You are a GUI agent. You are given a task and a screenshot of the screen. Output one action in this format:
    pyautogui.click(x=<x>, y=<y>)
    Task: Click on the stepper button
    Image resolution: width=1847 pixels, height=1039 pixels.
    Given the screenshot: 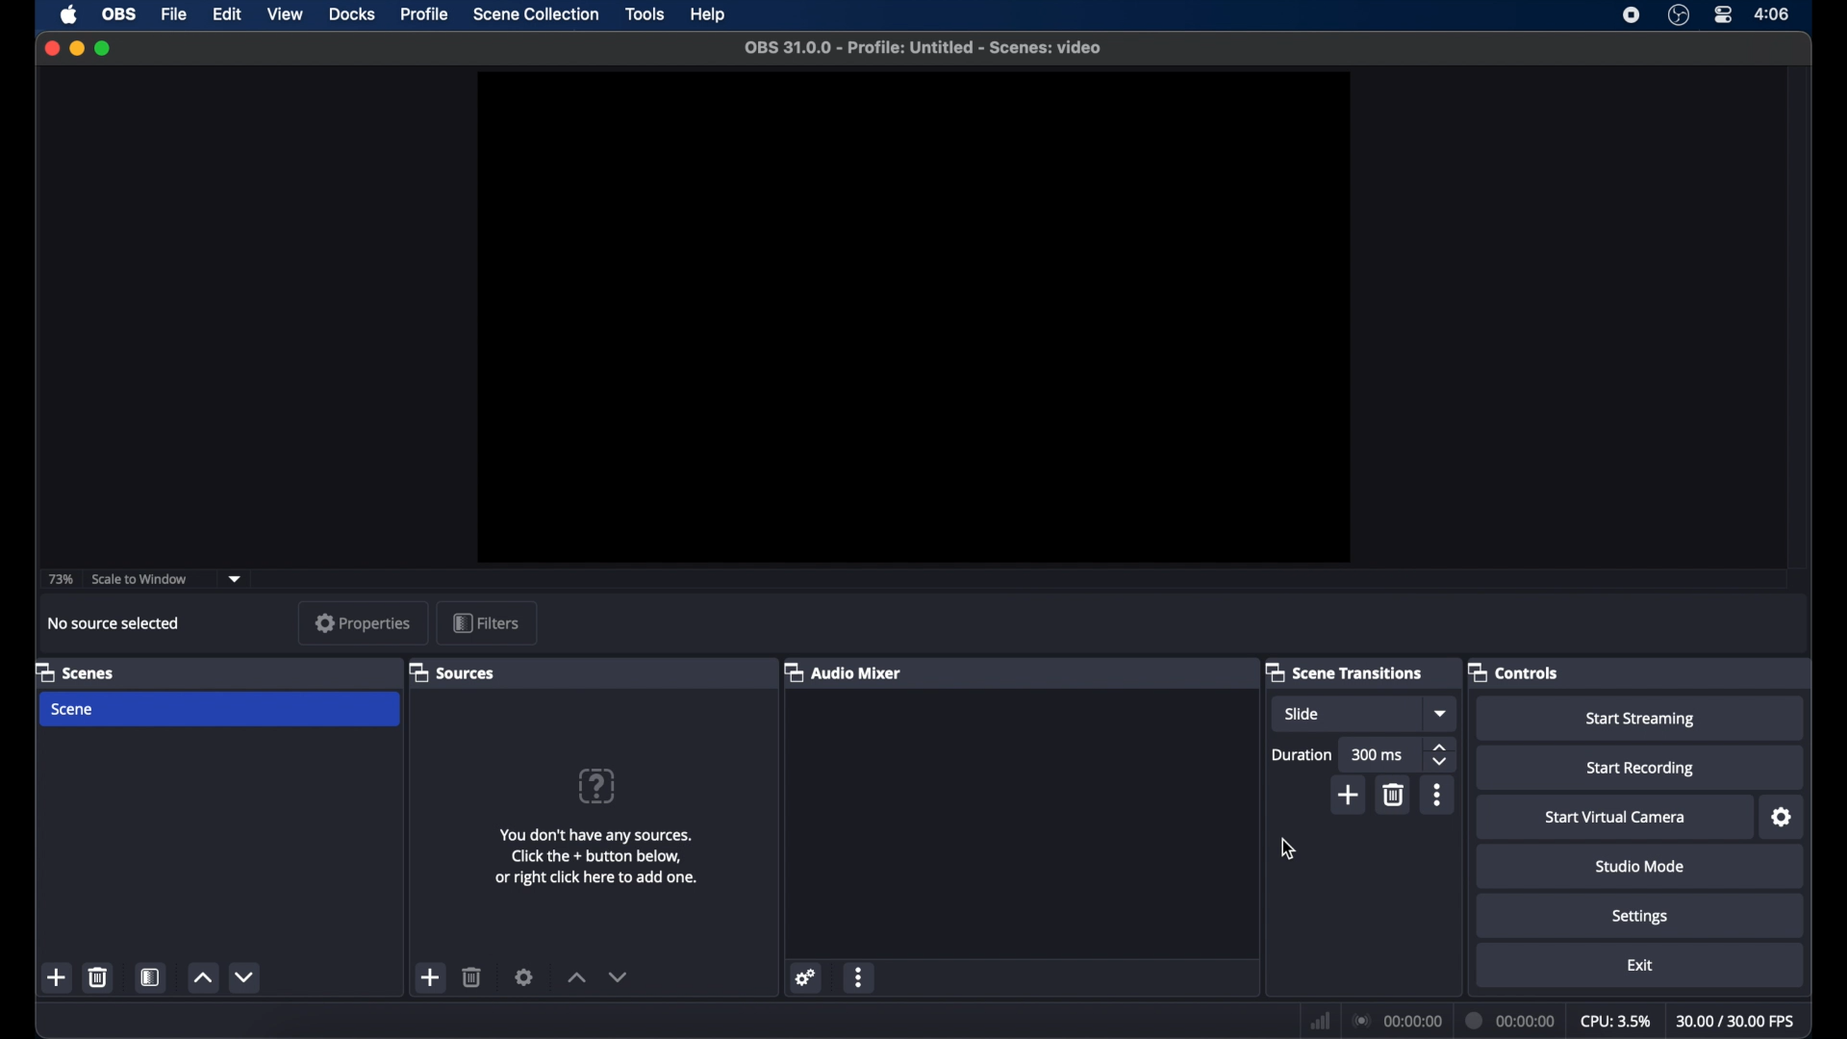 What is the action you would take?
    pyautogui.click(x=1442, y=754)
    